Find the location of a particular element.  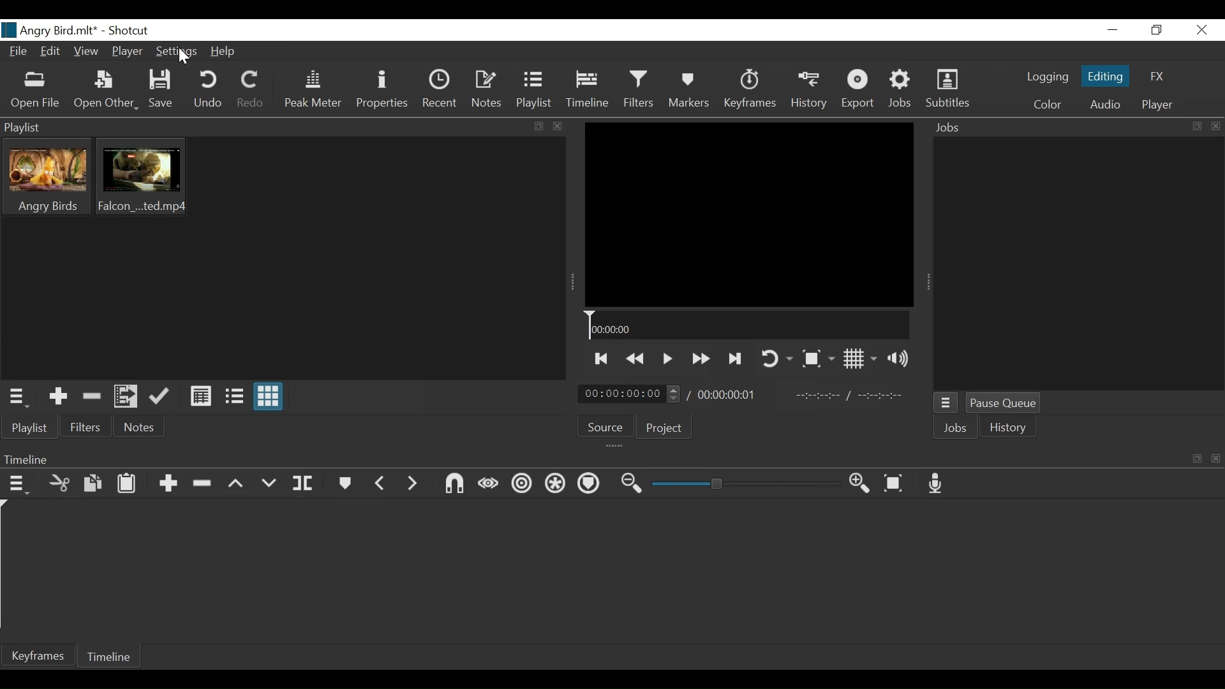

Cursor is located at coordinates (186, 57).